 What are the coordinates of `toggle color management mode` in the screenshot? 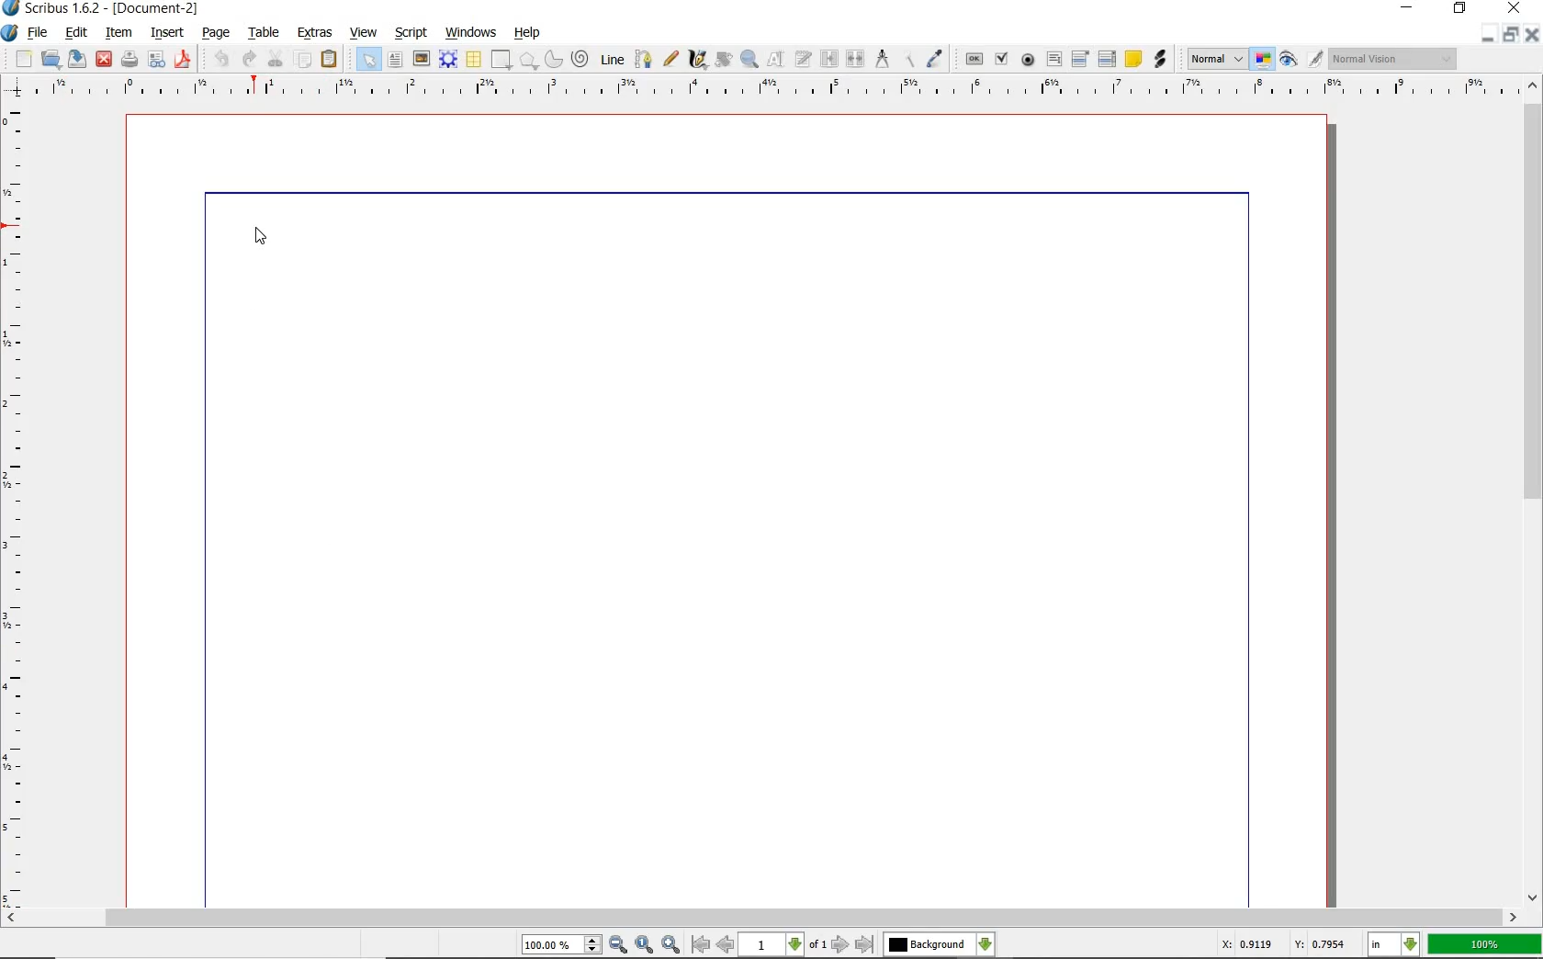 It's located at (1261, 59).